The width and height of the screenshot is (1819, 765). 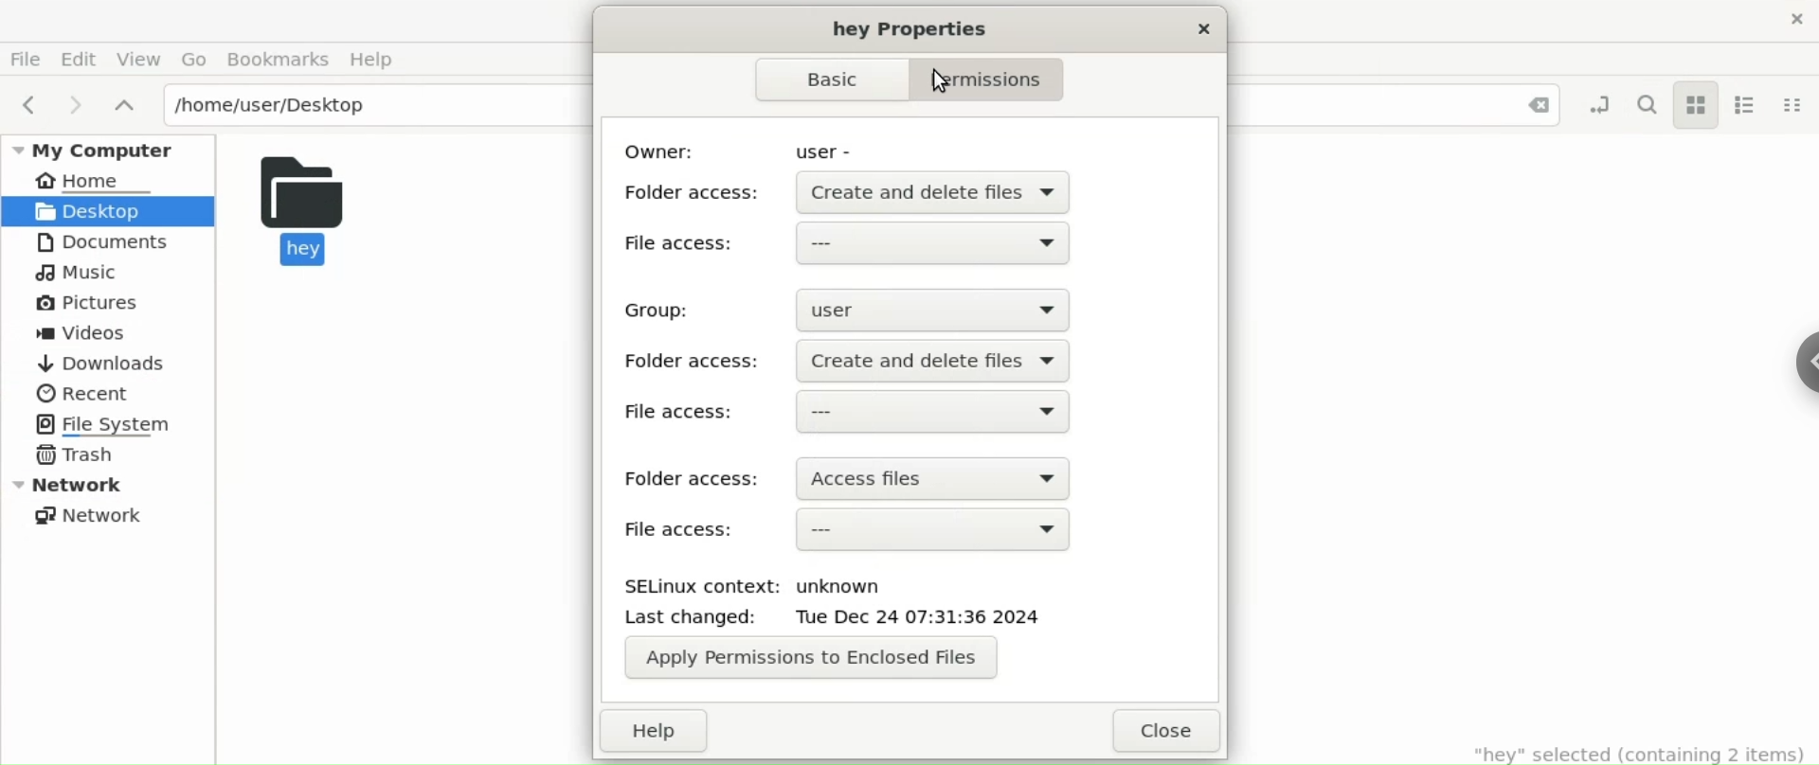 What do you see at coordinates (873, 619) in the screenshot?
I see `Last changed: Tue Dec 24 07:31:30 2024` at bounding box center [873, 619].